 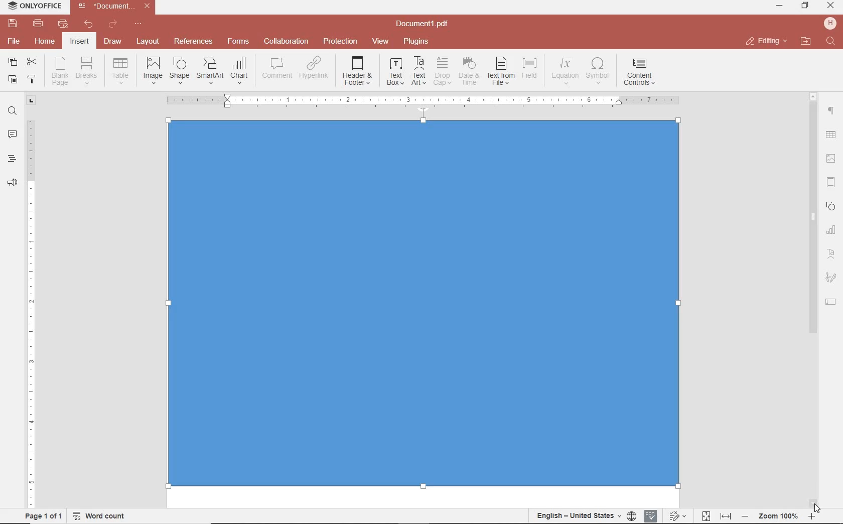 What do you see at coordinates (62, 24) in the screenshot?
I see `quick print` at bounding box center [62, 24].